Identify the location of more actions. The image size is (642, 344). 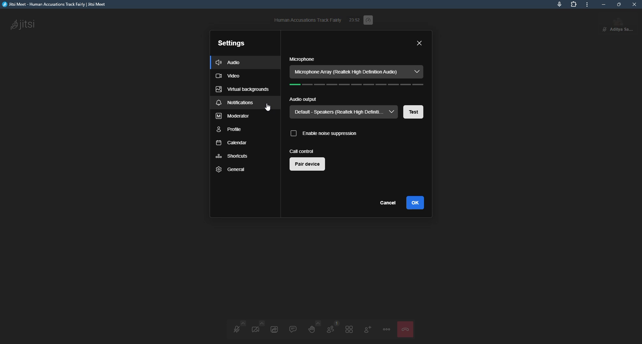
(387, 330).